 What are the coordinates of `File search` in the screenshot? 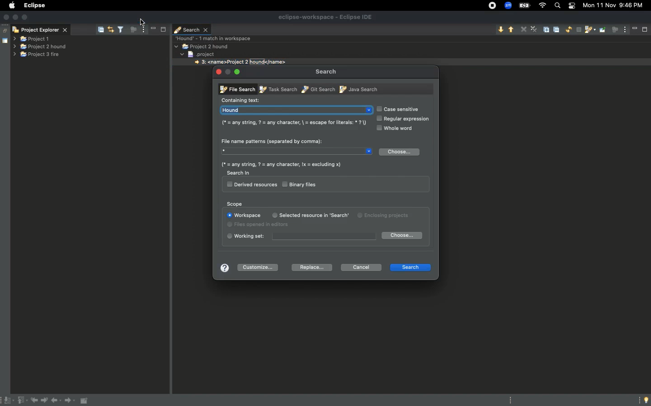 It's located at (237, 90).